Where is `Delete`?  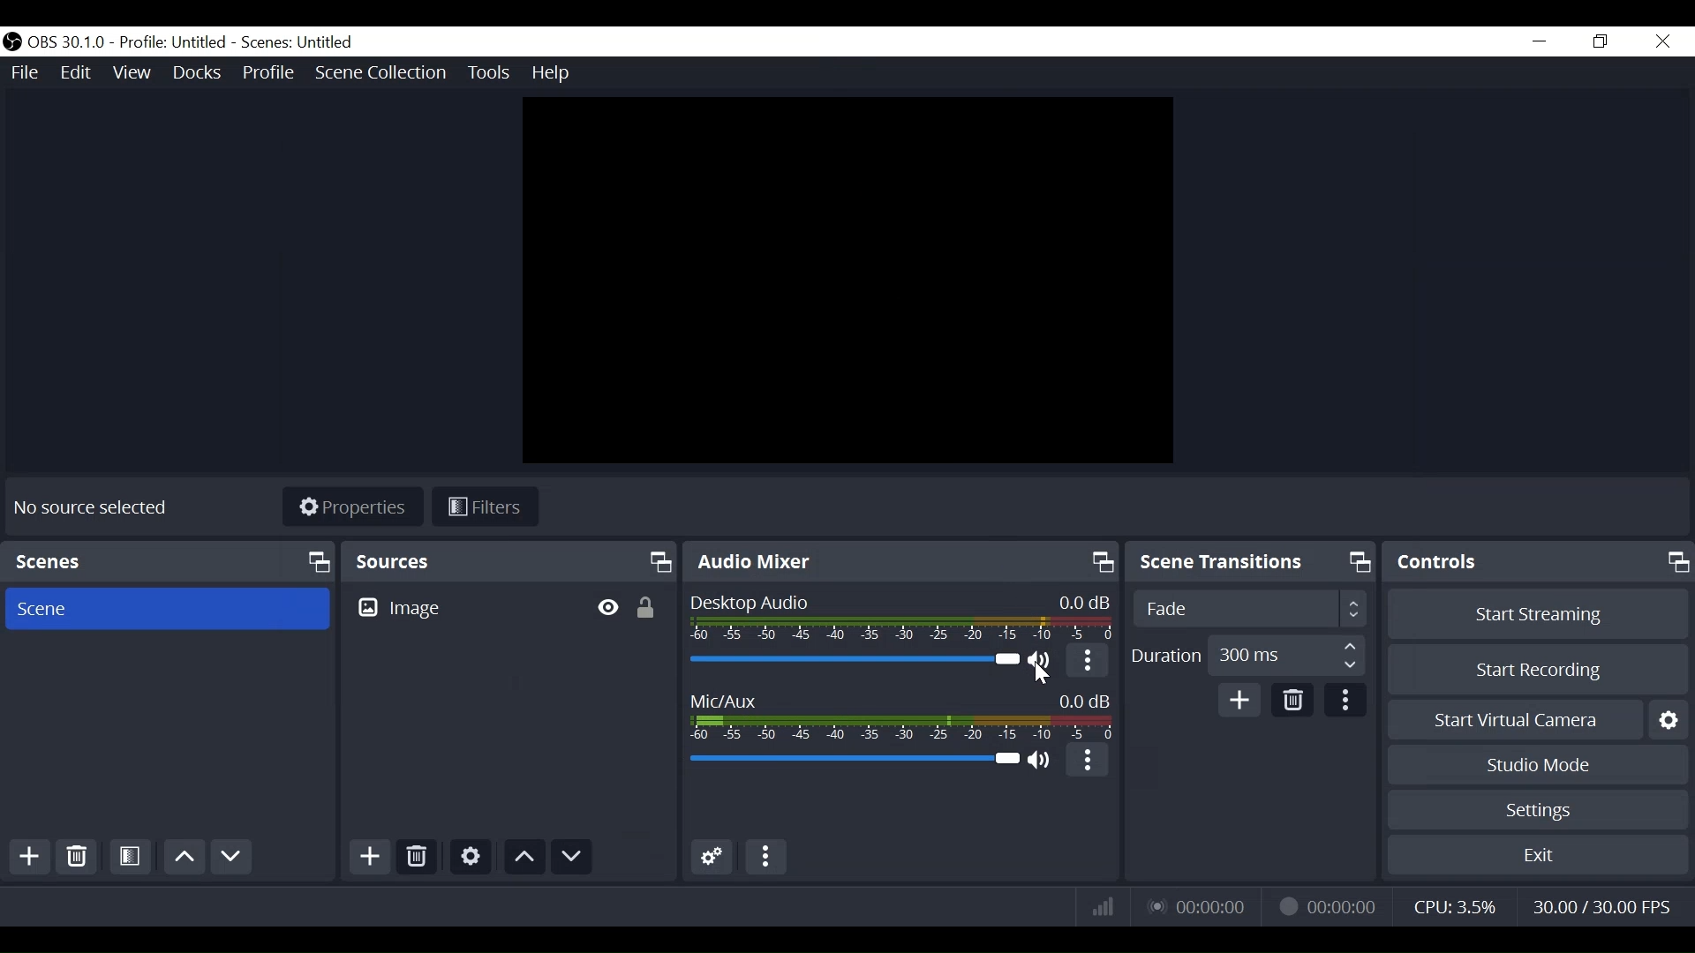
Delete is located at coordinates (77, 859).